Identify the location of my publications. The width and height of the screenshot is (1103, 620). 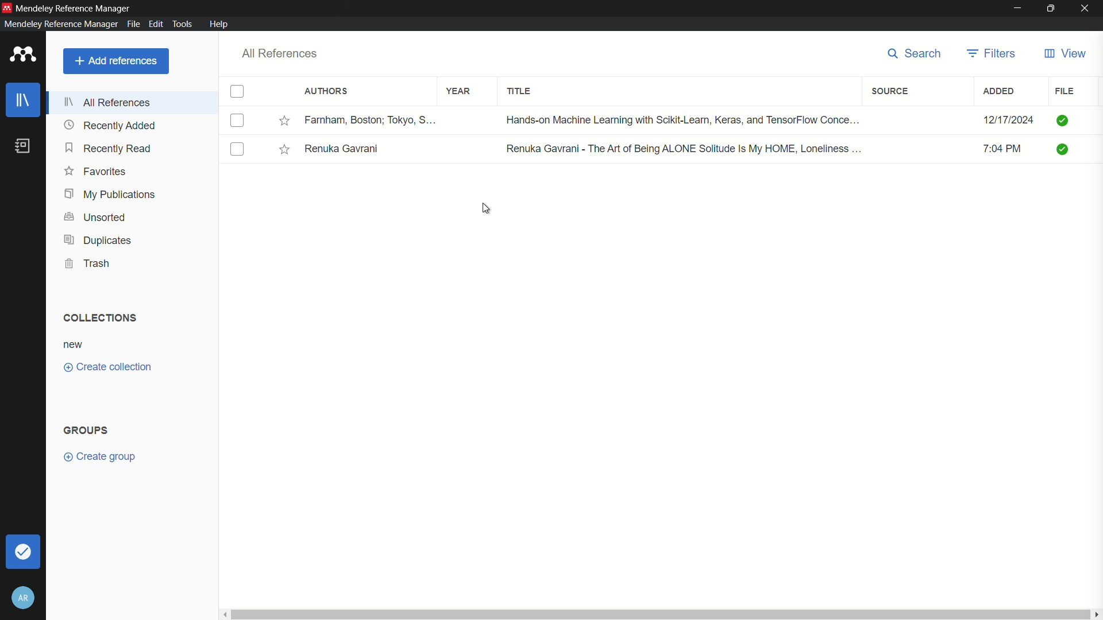
(109, 195).